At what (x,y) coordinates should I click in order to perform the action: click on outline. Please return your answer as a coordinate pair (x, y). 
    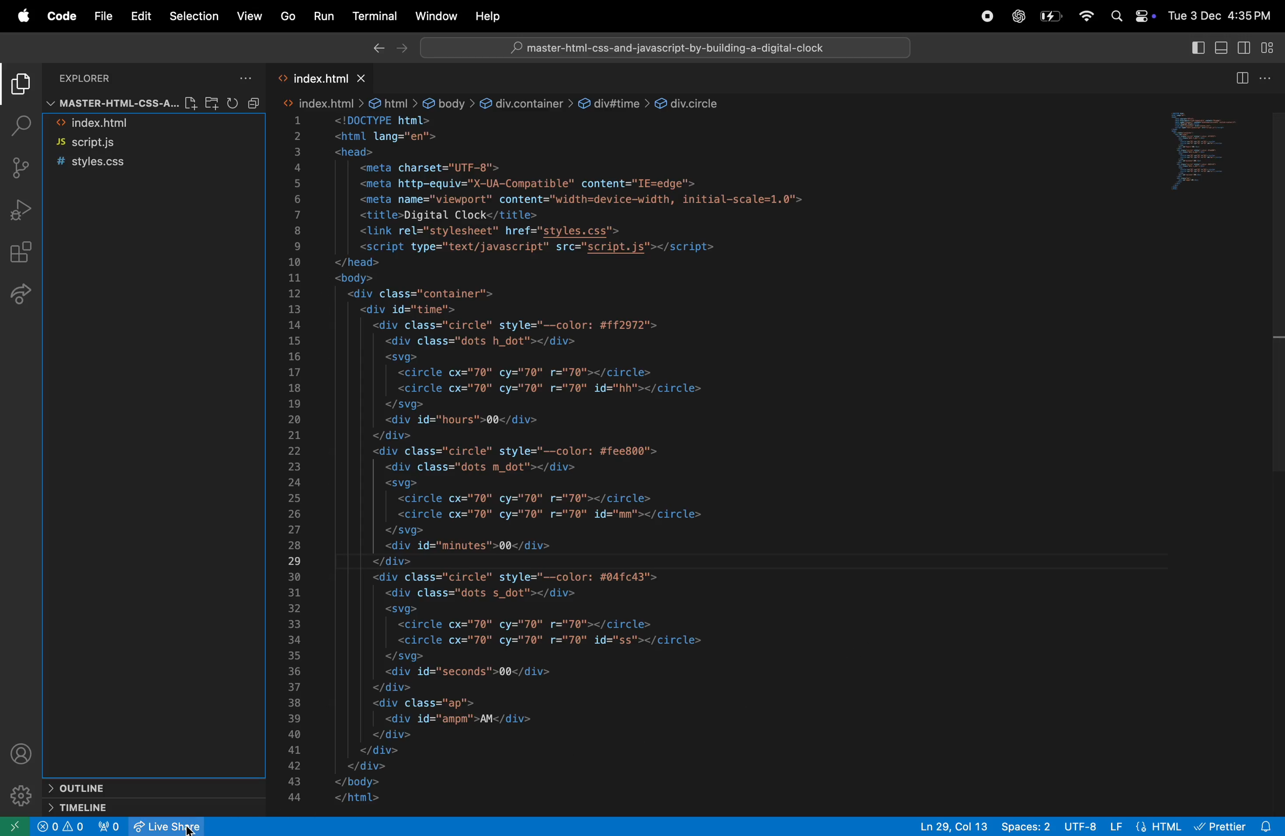
    Looking at the image, I should click on (146, 787).